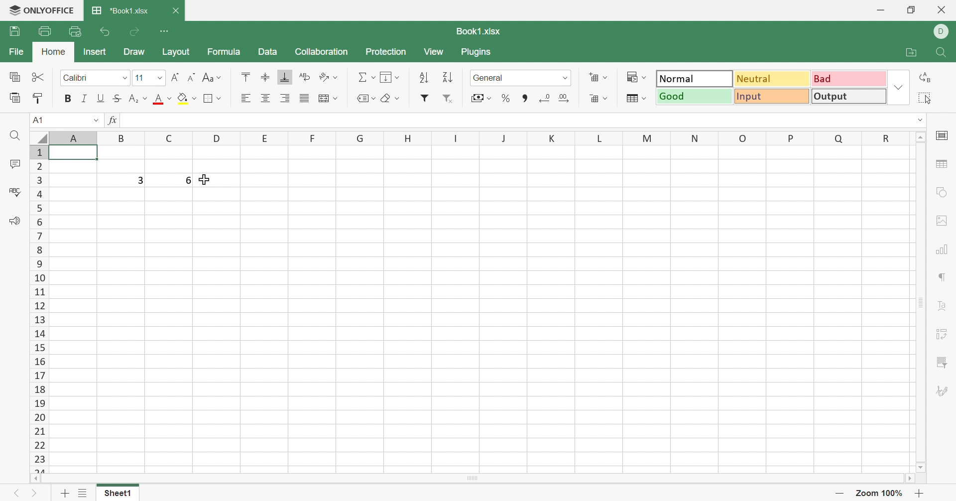 This screenshot has width=956, height=501. Describe the element at coordinates (478, 30) in the screenshot. I see `Book1.xlsx` at that location.